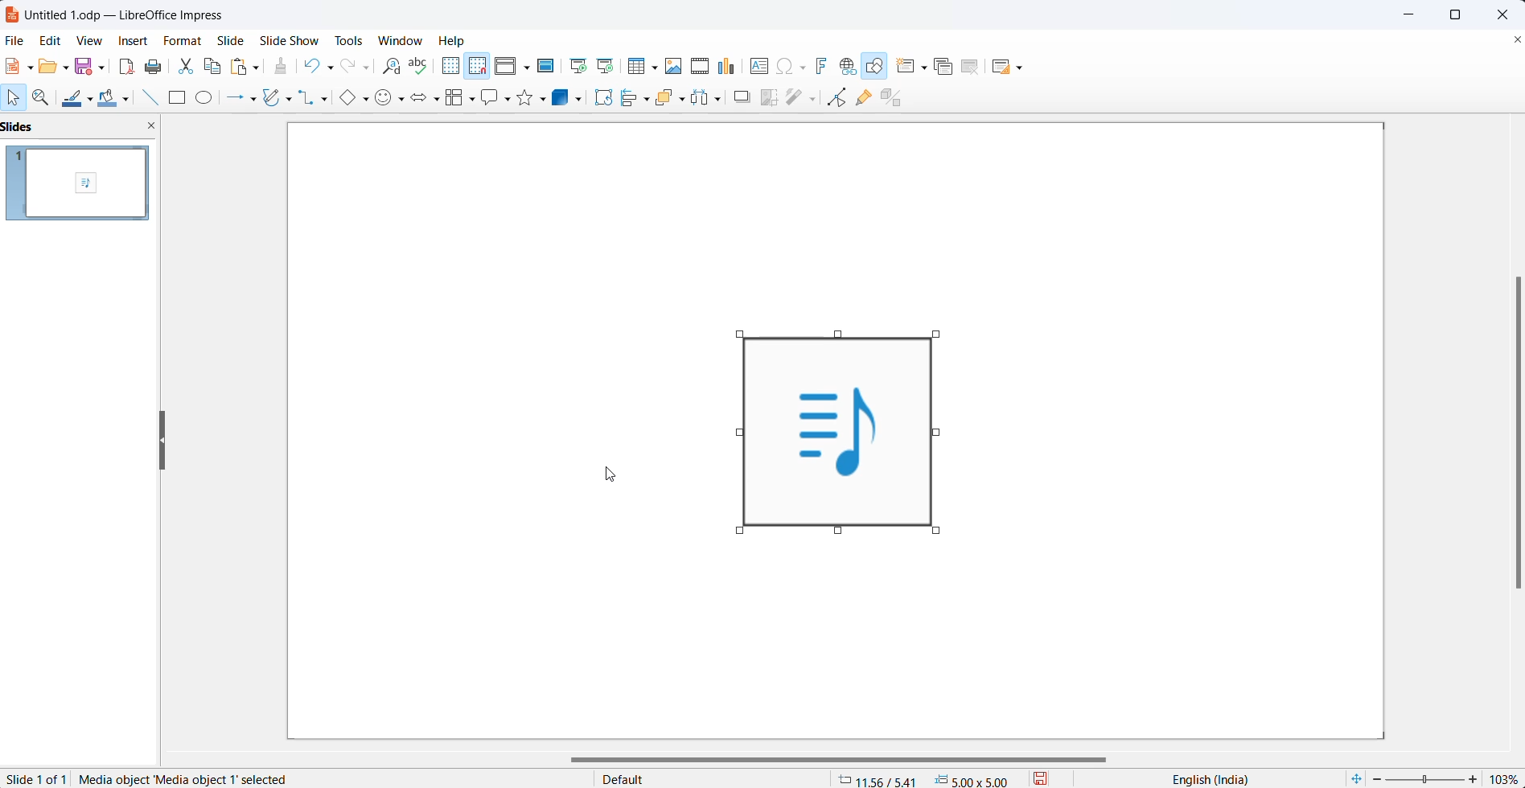 The height and width of the screenshot is (788, 1525). What do you see at coordinates (578, 67) in the screenshot?
I see `start from first slide` at bounding box center [578, 67].